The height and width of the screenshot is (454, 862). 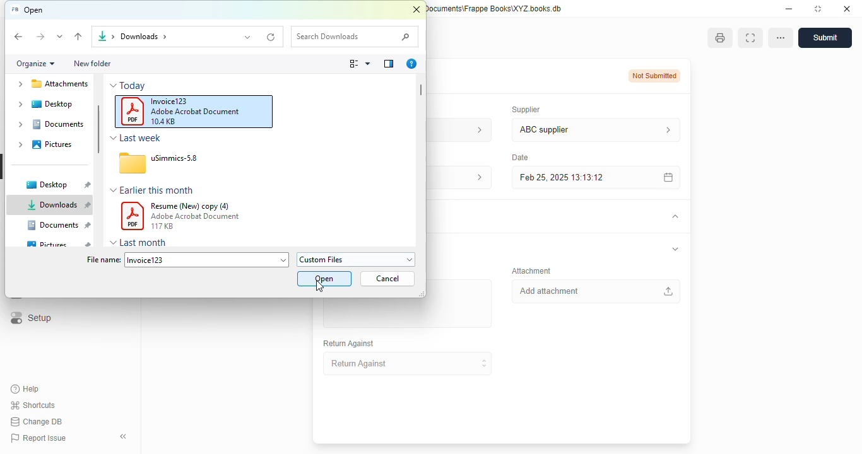 What do you see at coordinates (79, 37) in the screenshot?
I see `up to "desktop"` at bounding box center [79, 37].